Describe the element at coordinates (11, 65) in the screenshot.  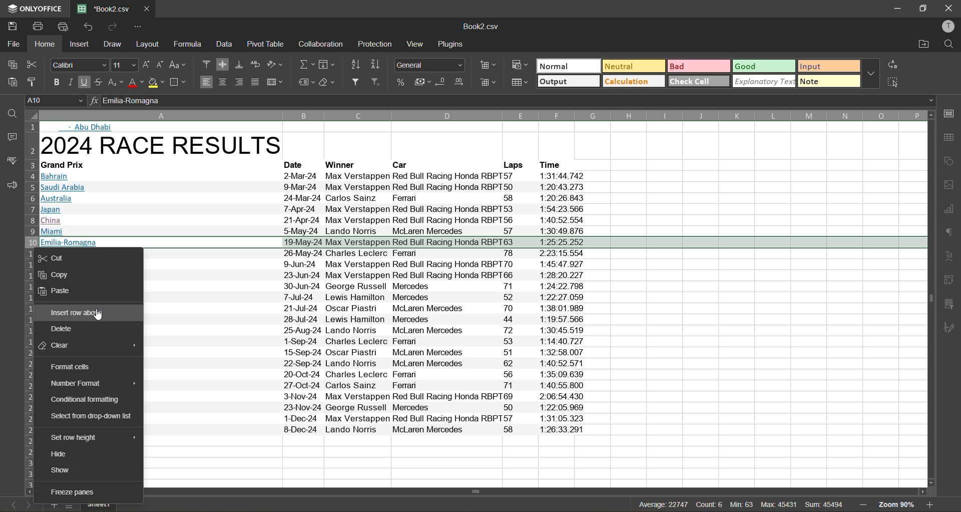
I see `copy` at that location.